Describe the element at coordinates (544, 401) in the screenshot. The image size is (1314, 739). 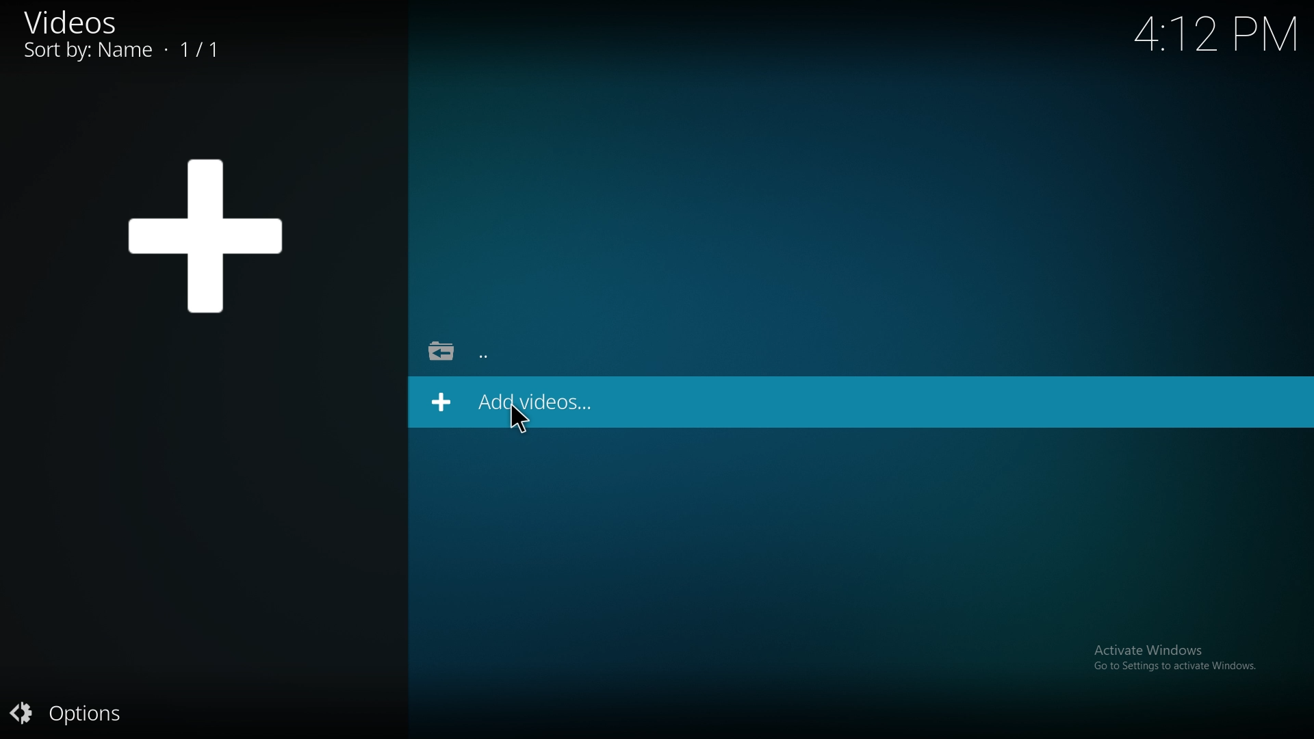
I see `add videos` at that location.